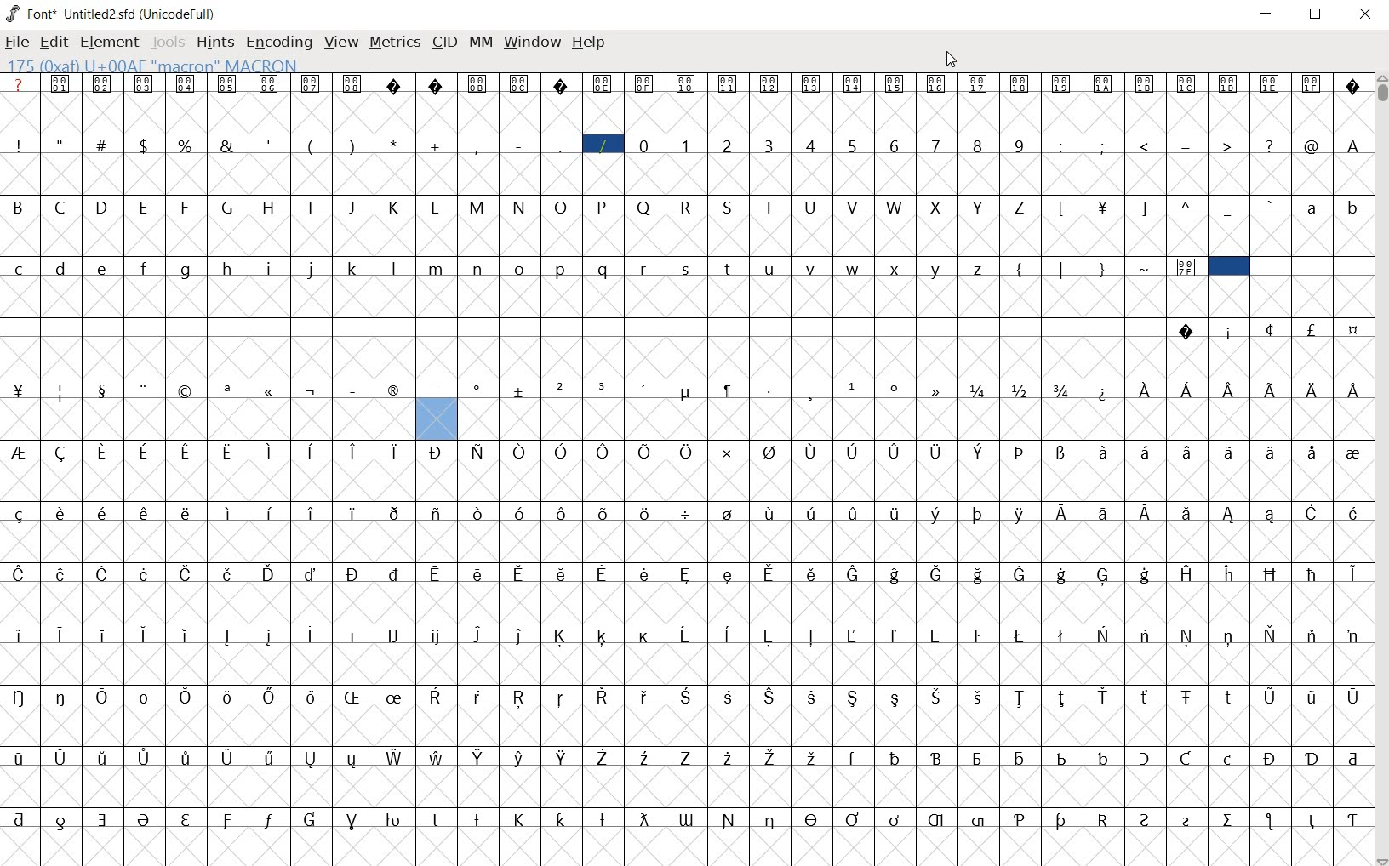 The width and height of the screenshot is (1389, 866). I want to click on Cursor, so click(950, 59).